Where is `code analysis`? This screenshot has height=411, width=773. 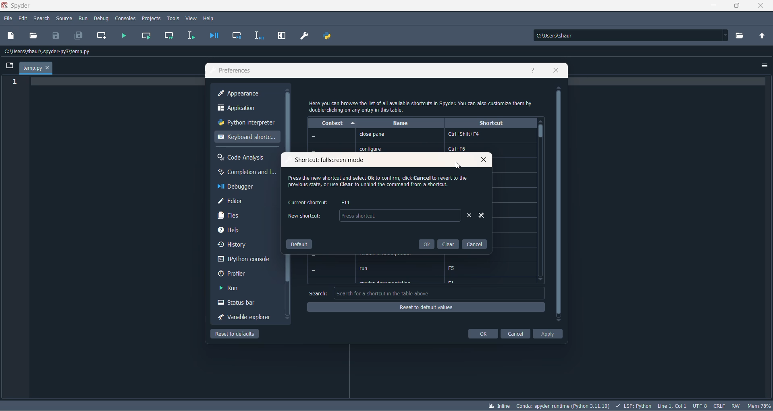
code analysis is located at coordinates (245, 158).